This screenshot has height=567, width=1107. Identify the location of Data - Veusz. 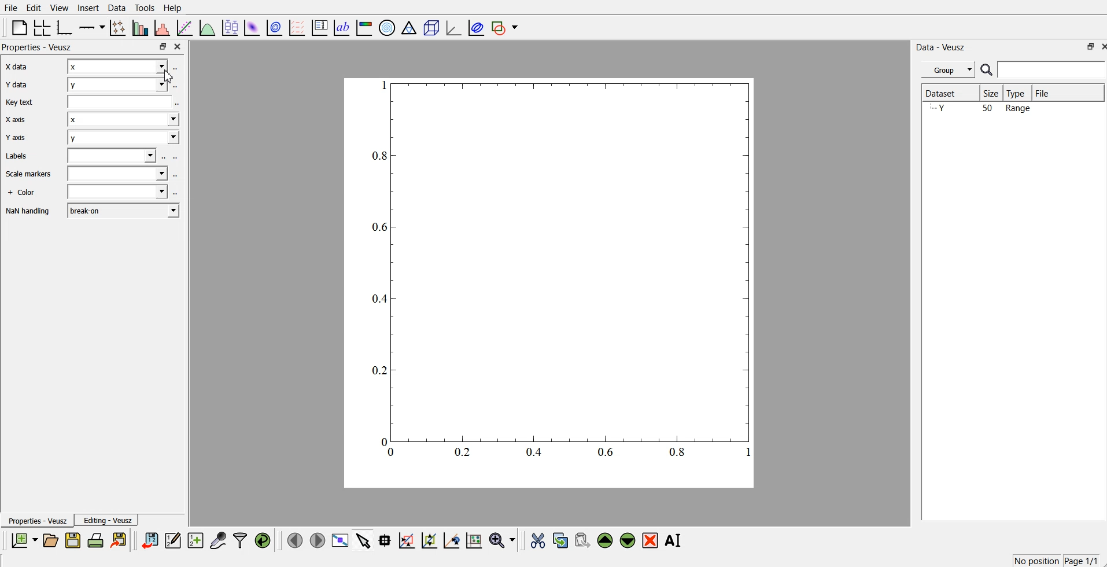
(942, 47).